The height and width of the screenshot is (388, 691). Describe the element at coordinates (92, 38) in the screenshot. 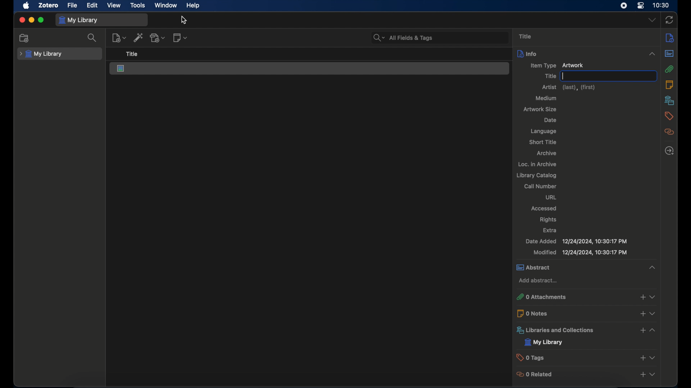

I see `search` at that location.